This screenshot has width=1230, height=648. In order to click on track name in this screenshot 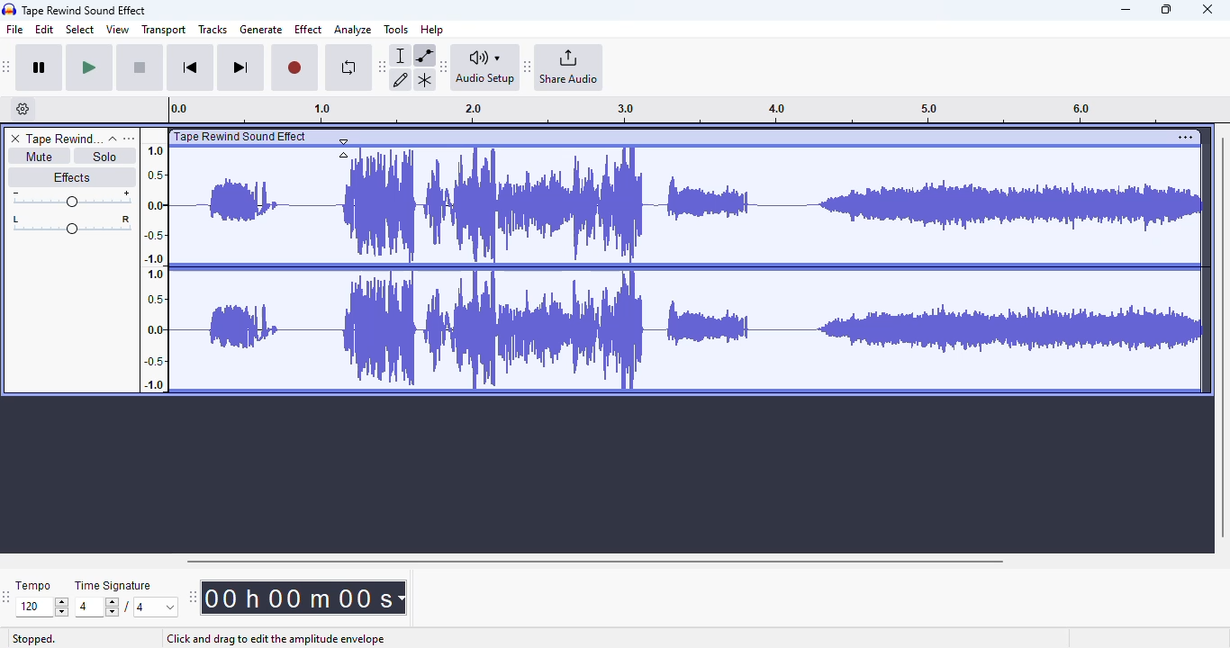, I will do `click(64, 139)`.